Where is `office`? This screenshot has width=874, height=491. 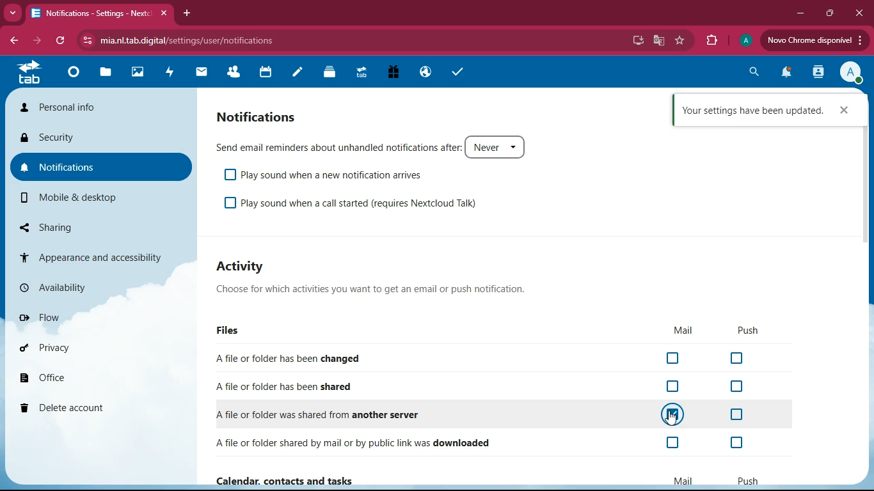 office is located at coordinates (82, 378).